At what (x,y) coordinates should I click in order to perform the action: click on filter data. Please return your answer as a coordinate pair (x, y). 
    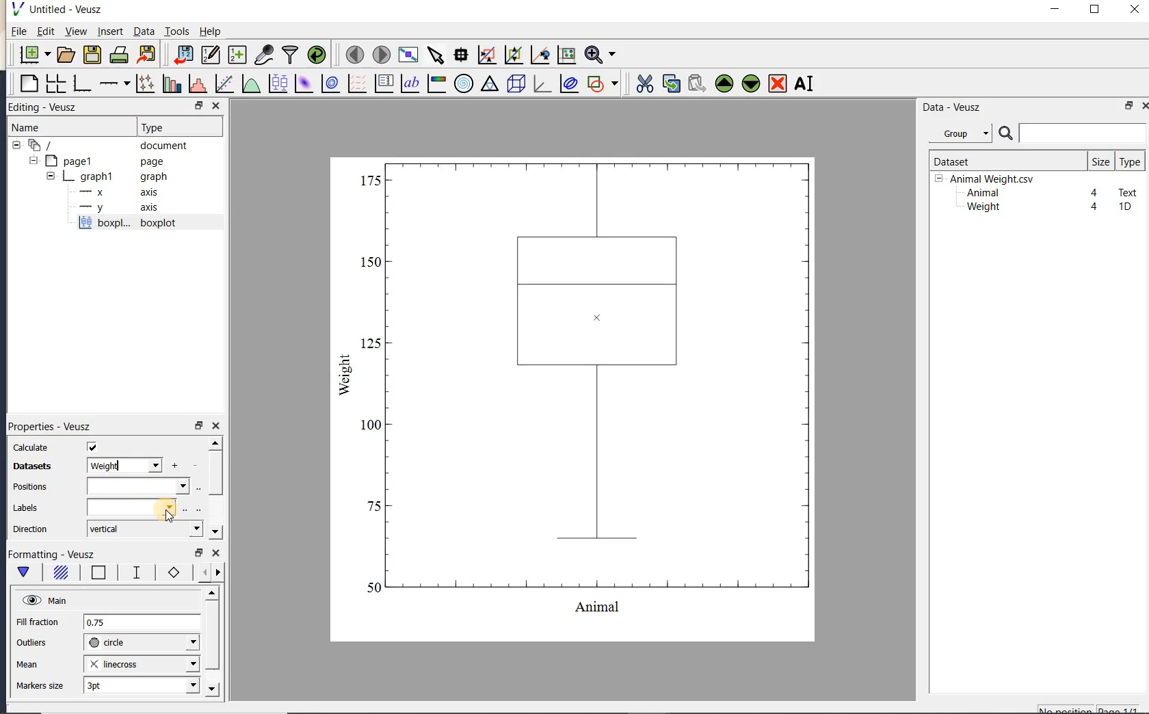
    Looking at the image, I should click on (291, 53).